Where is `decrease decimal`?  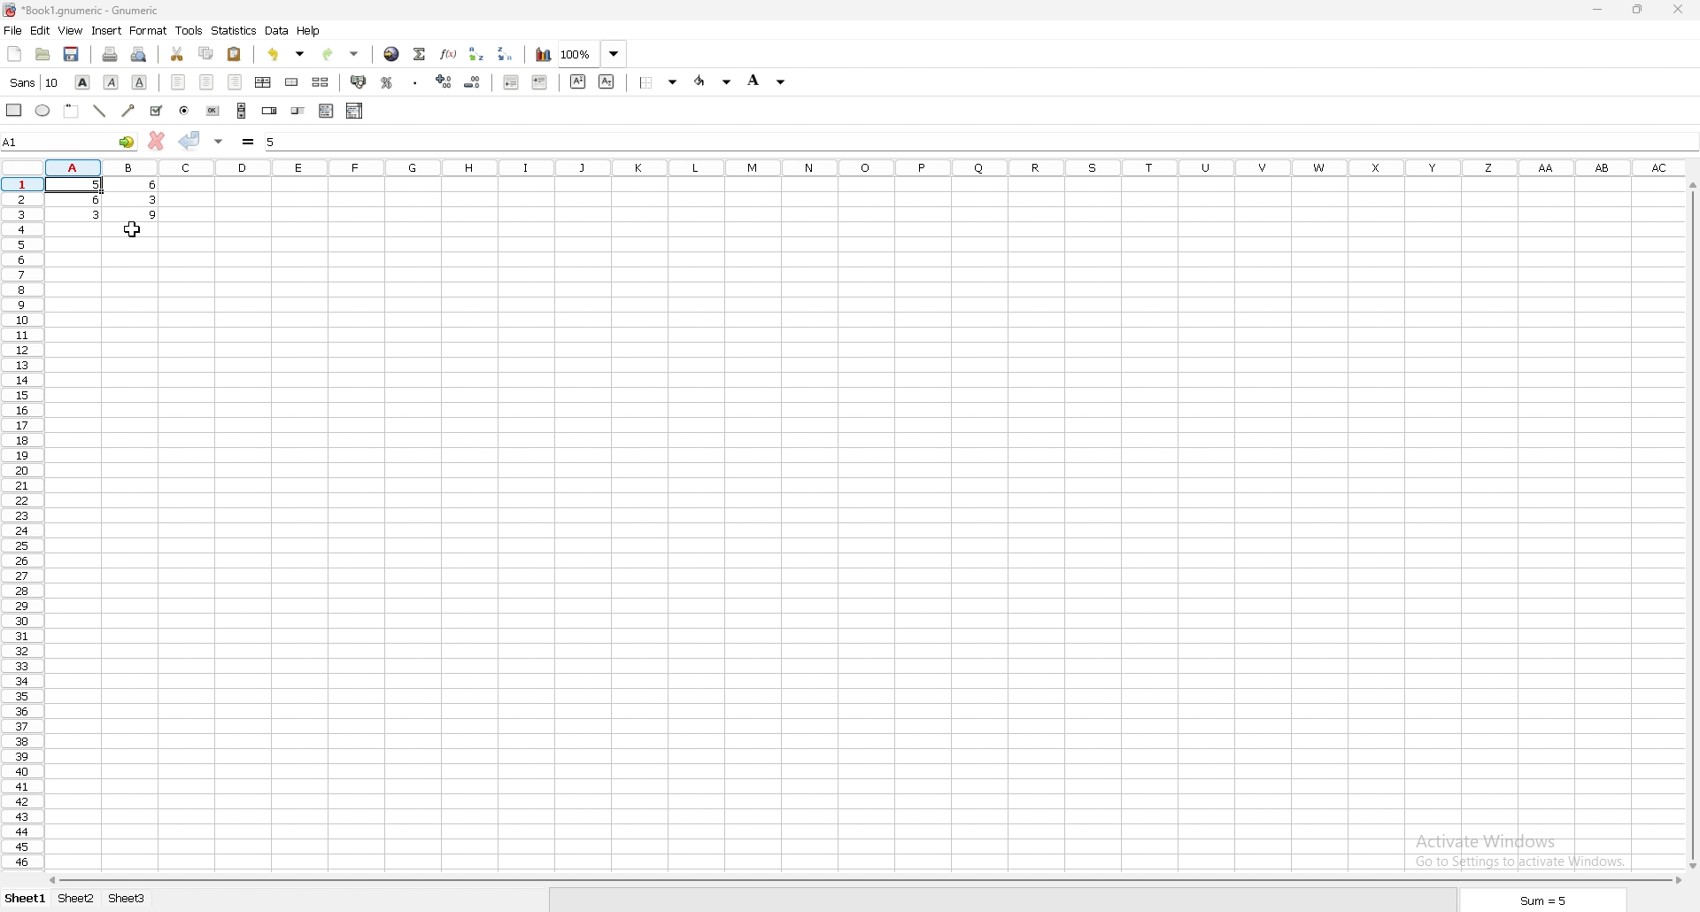 decrease decimal is located at coordinates (474, 81).